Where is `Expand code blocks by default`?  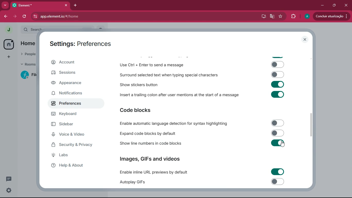
Expand code blocks by default is located at coordinates (201, 133).